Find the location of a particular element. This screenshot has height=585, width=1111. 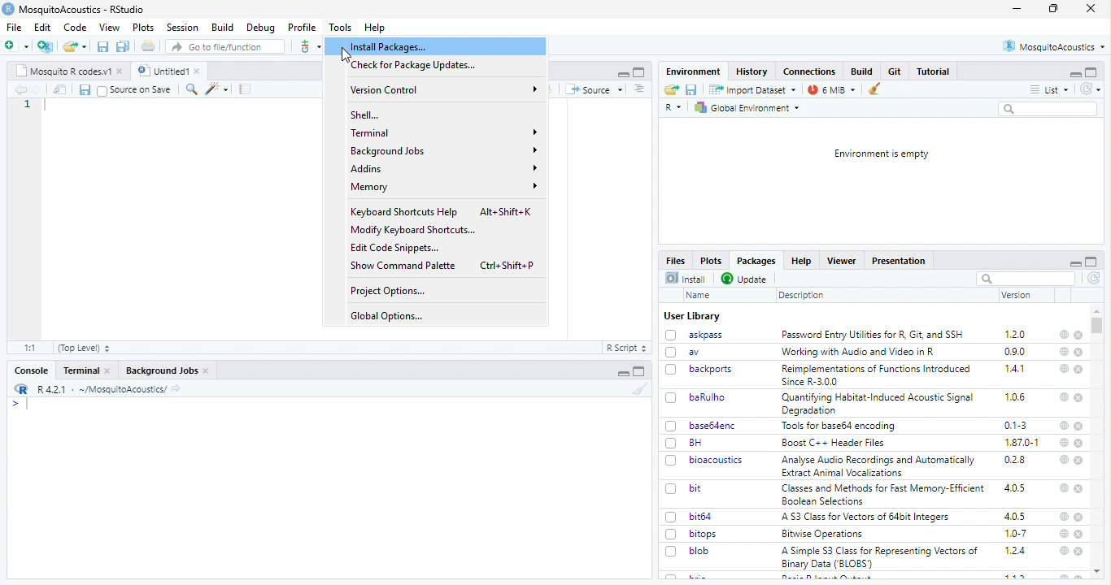

share is located at coordinates (176, 390).